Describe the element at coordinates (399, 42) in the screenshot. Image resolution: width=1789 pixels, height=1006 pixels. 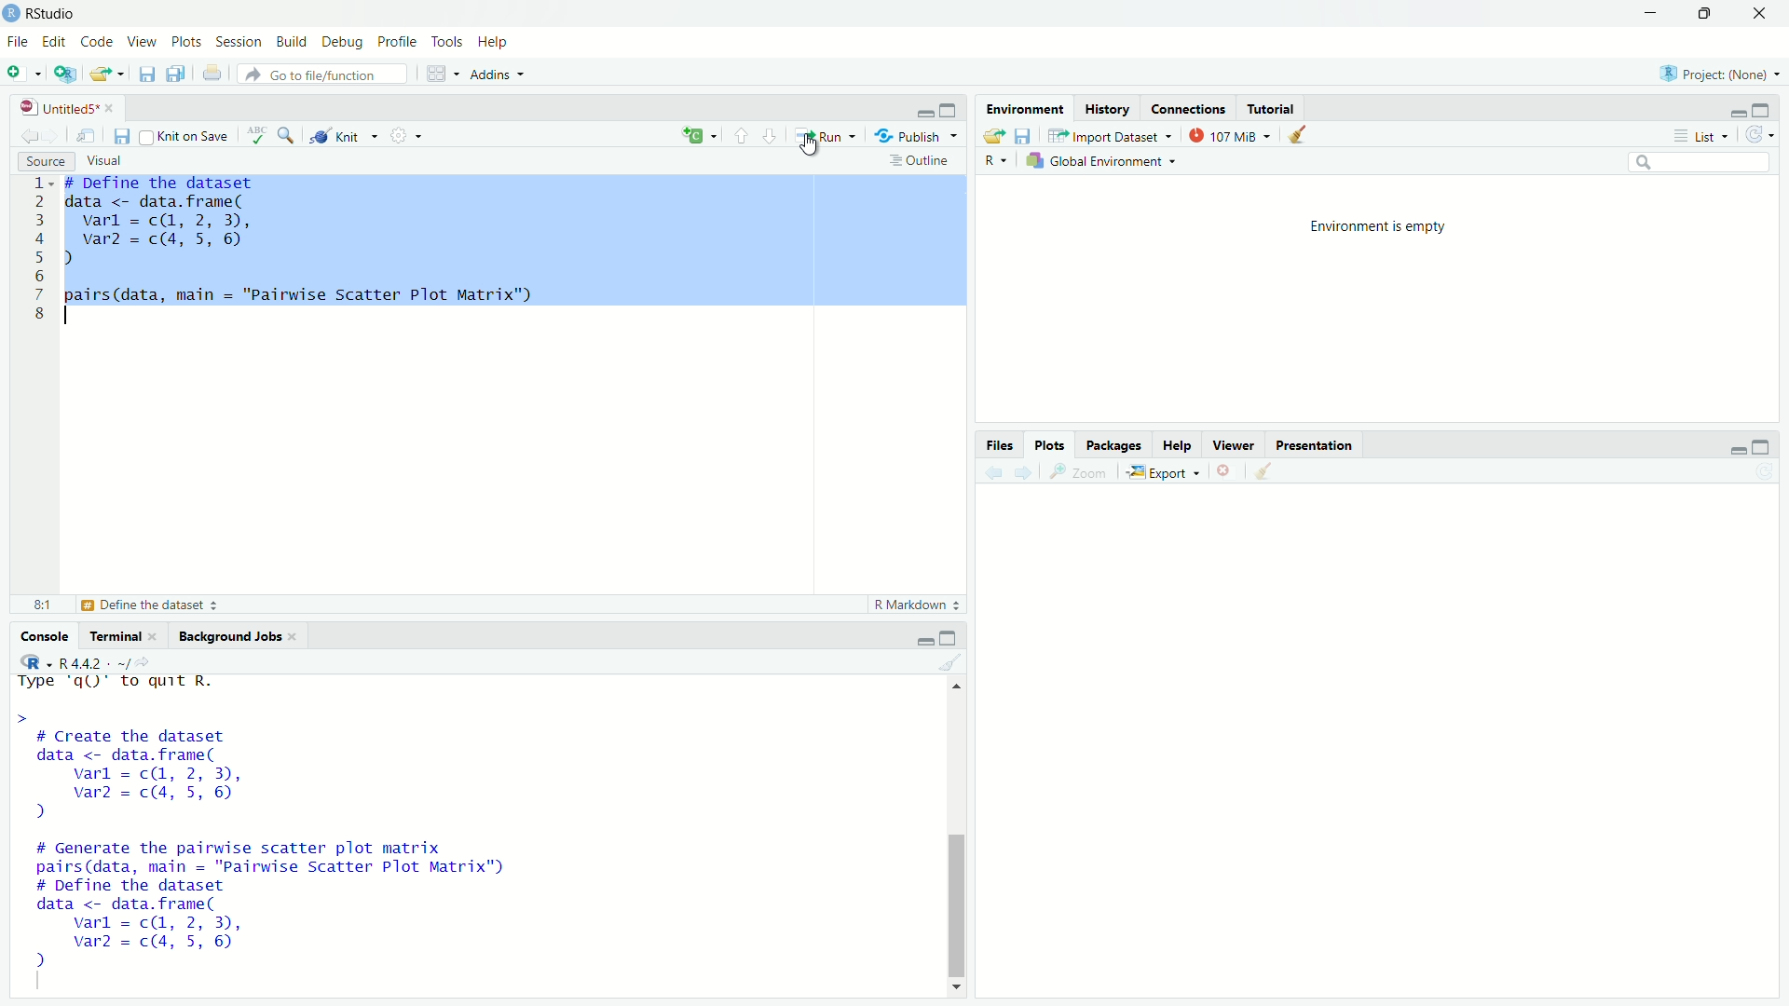
I see `Profile` at that location.